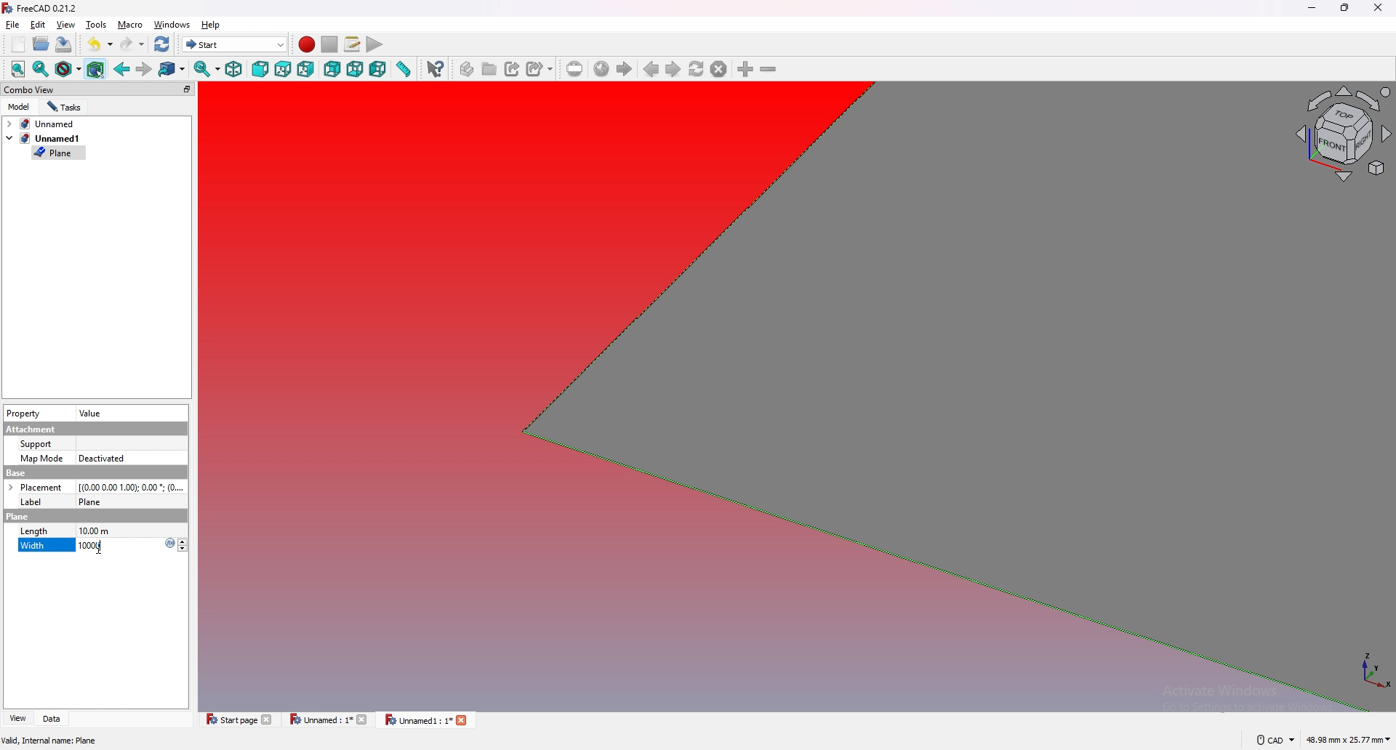 This screenshot has height=750, width=1396. I want to click on open, so click(41, 44).